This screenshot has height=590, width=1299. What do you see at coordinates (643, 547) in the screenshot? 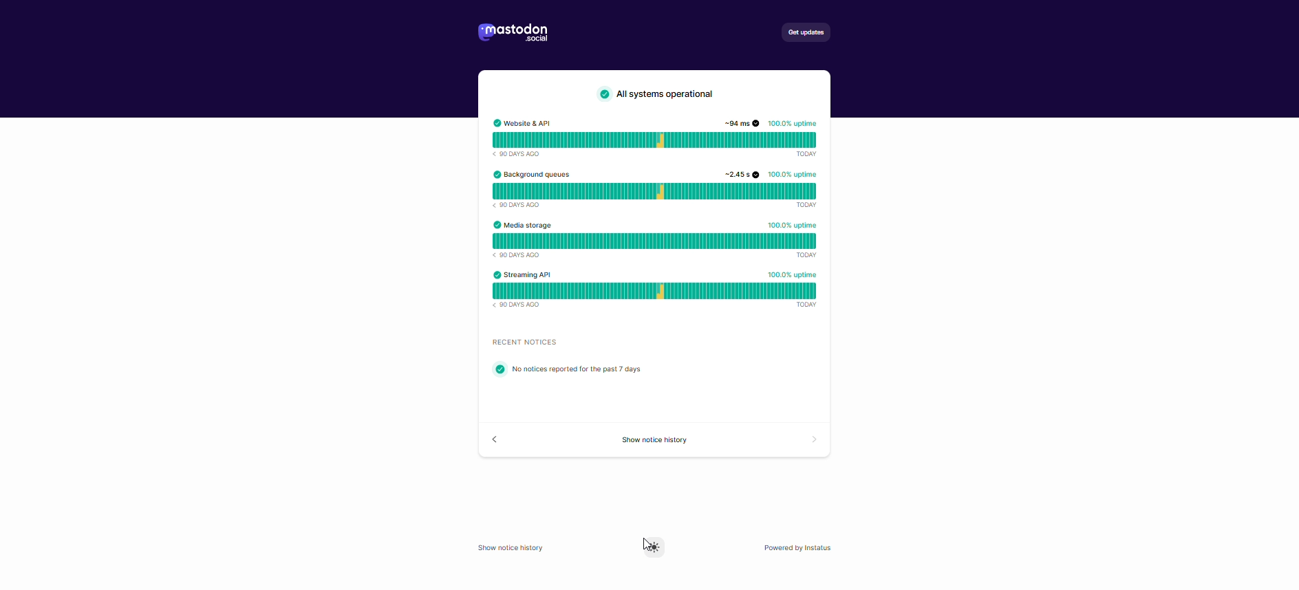
I see `cursor` at bounding box center [643, 547].